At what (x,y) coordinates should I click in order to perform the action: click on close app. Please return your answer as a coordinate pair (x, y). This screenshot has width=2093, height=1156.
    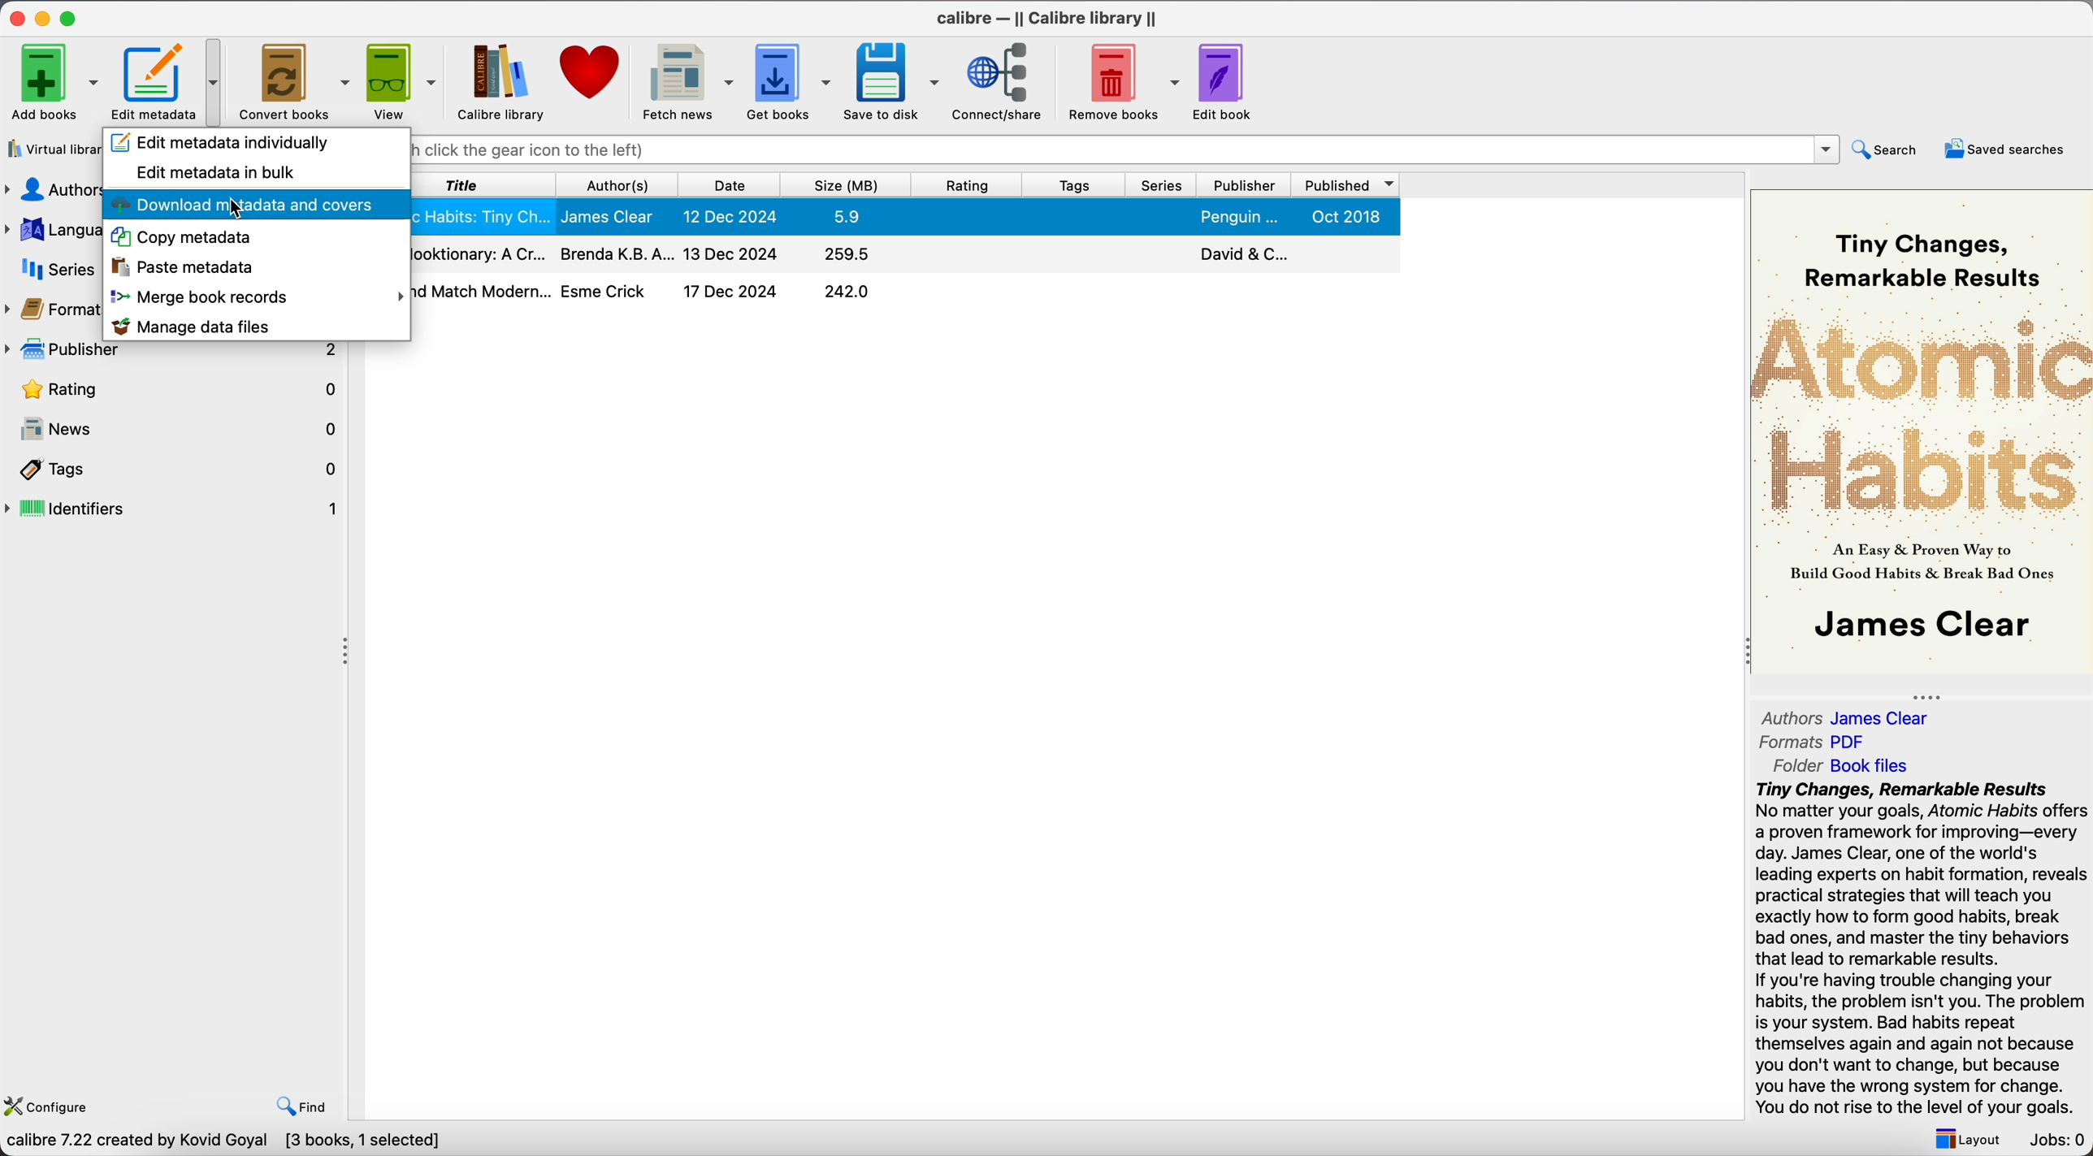
    Looking at the image, I should click on (17, 19).